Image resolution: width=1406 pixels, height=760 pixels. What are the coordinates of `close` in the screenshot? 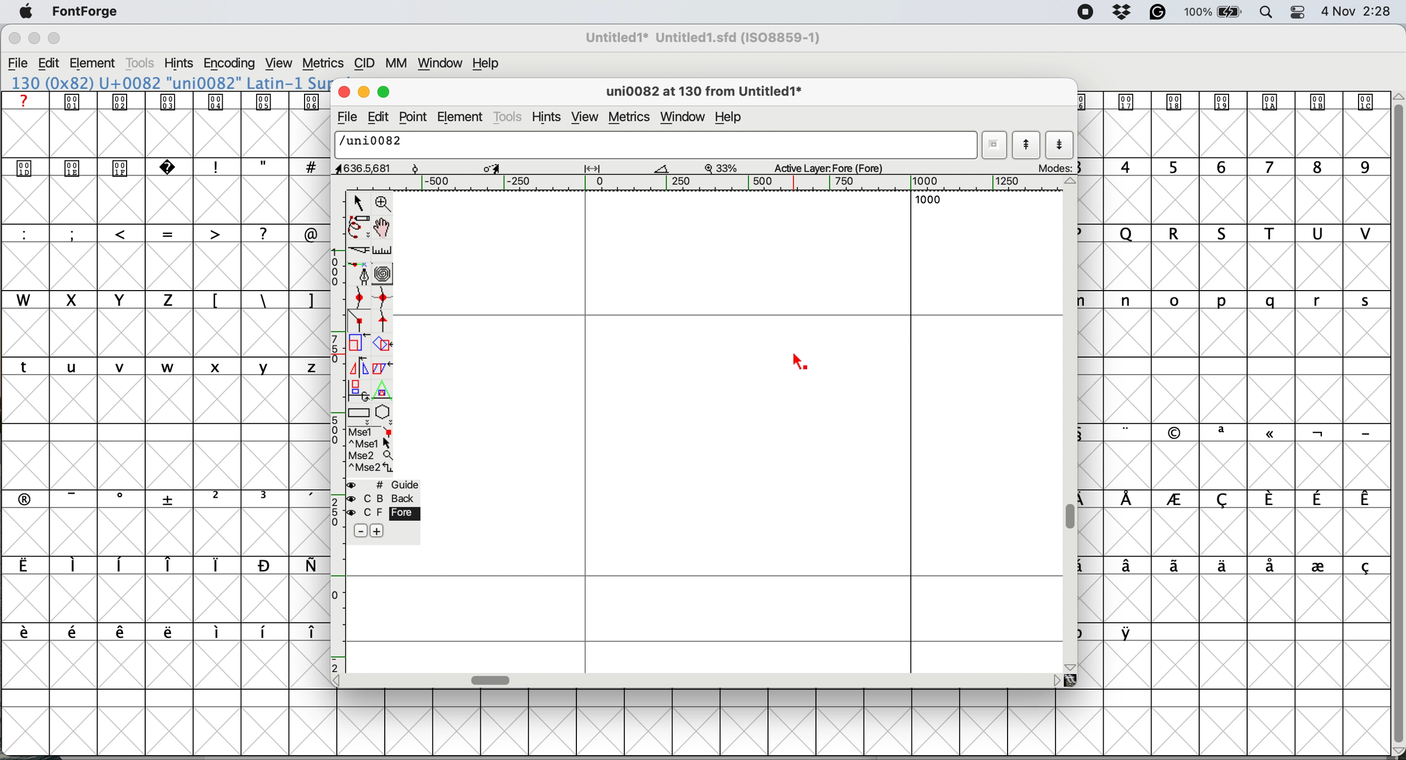 It's located at (342, 90).